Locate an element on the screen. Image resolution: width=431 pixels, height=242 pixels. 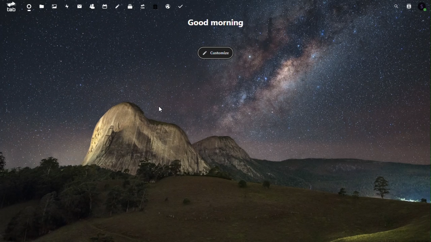
Email hosting is located at coordinates (169, 6).